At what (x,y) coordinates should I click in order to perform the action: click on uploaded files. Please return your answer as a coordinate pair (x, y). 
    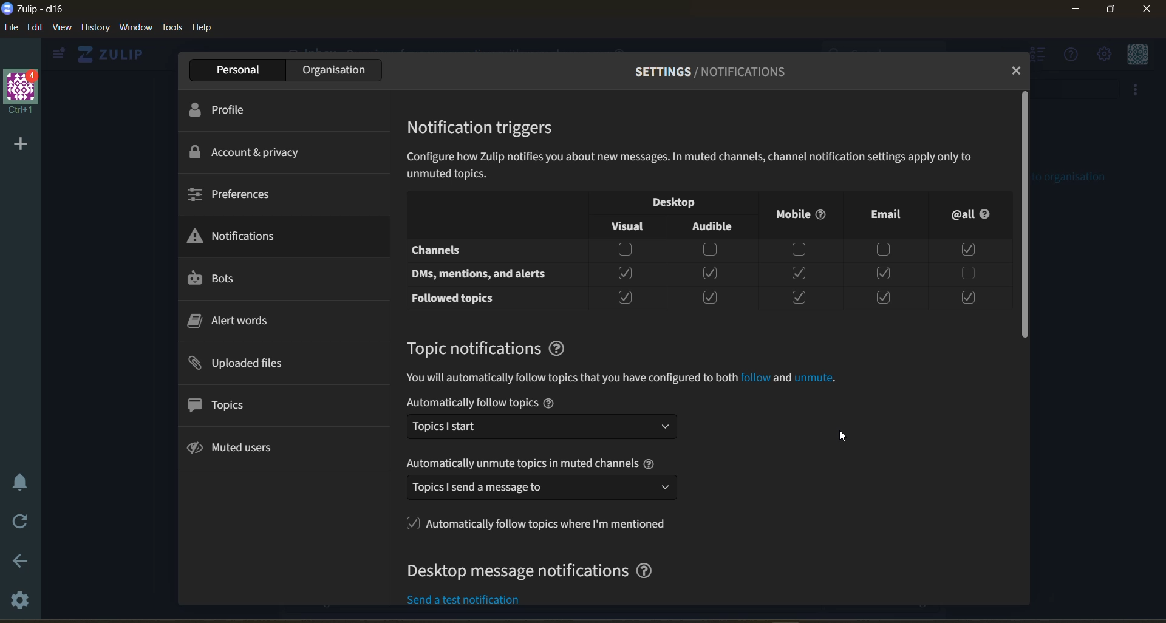
    Looking at the image, I should click on (245, 363).